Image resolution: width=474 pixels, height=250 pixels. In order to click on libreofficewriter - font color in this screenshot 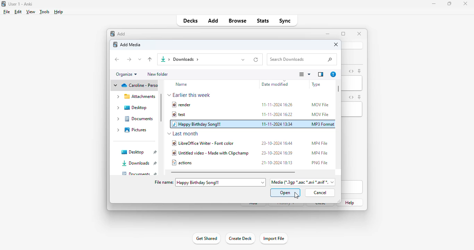, I will do `click(203, 143)`.